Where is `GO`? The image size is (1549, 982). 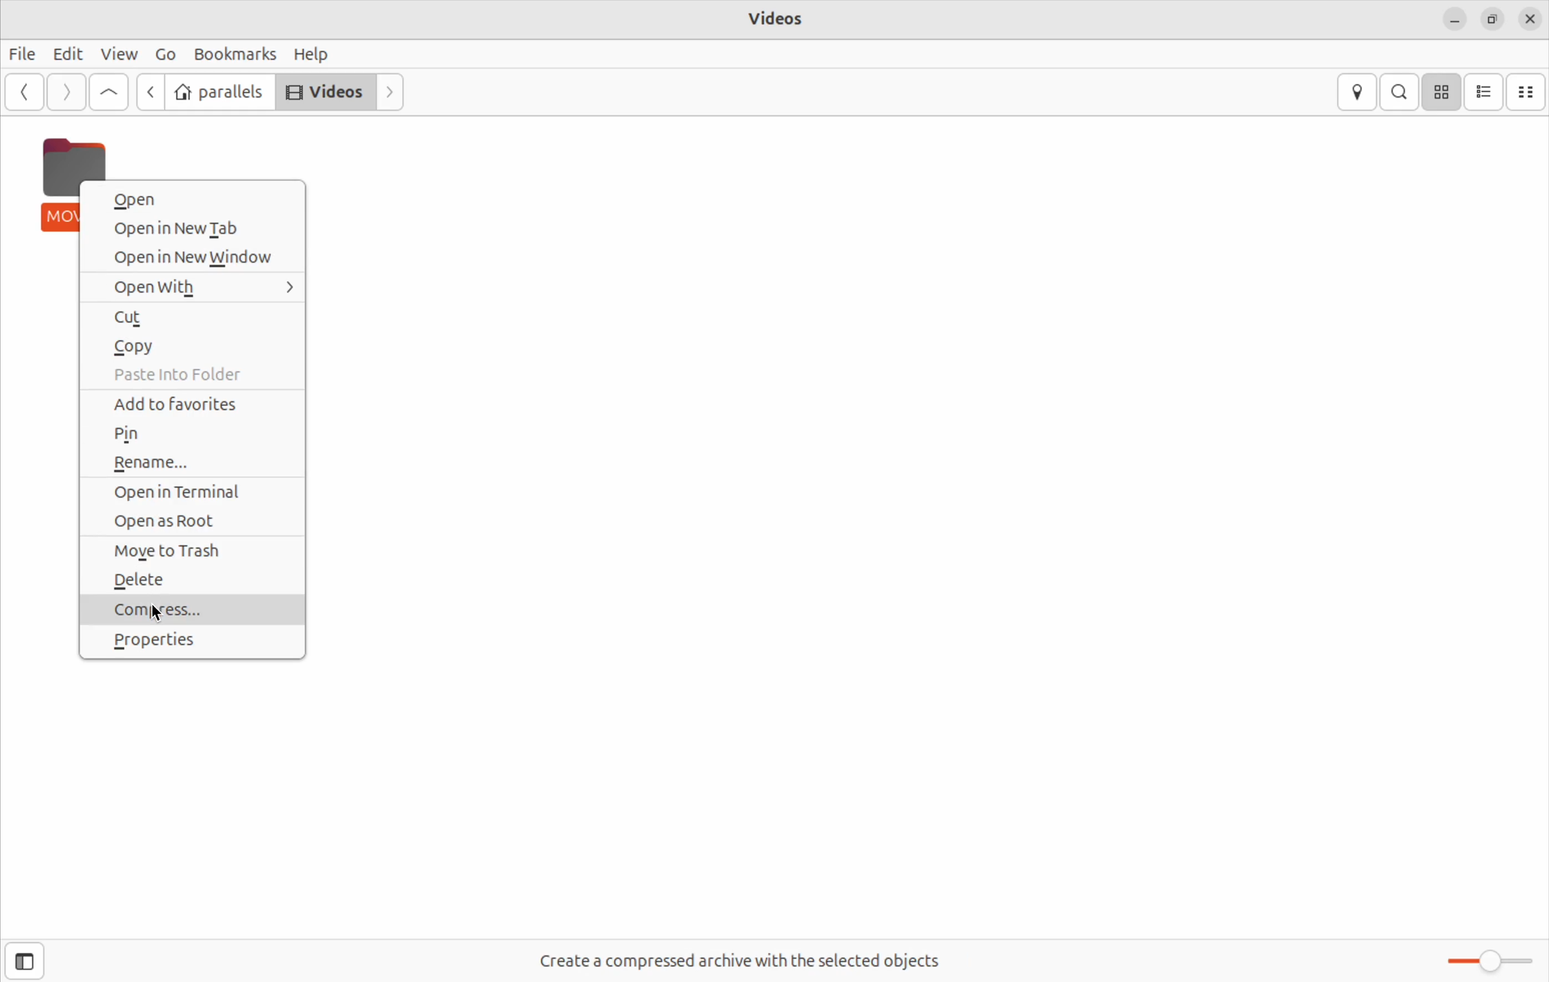 GO is located at coordinates (164, 55).